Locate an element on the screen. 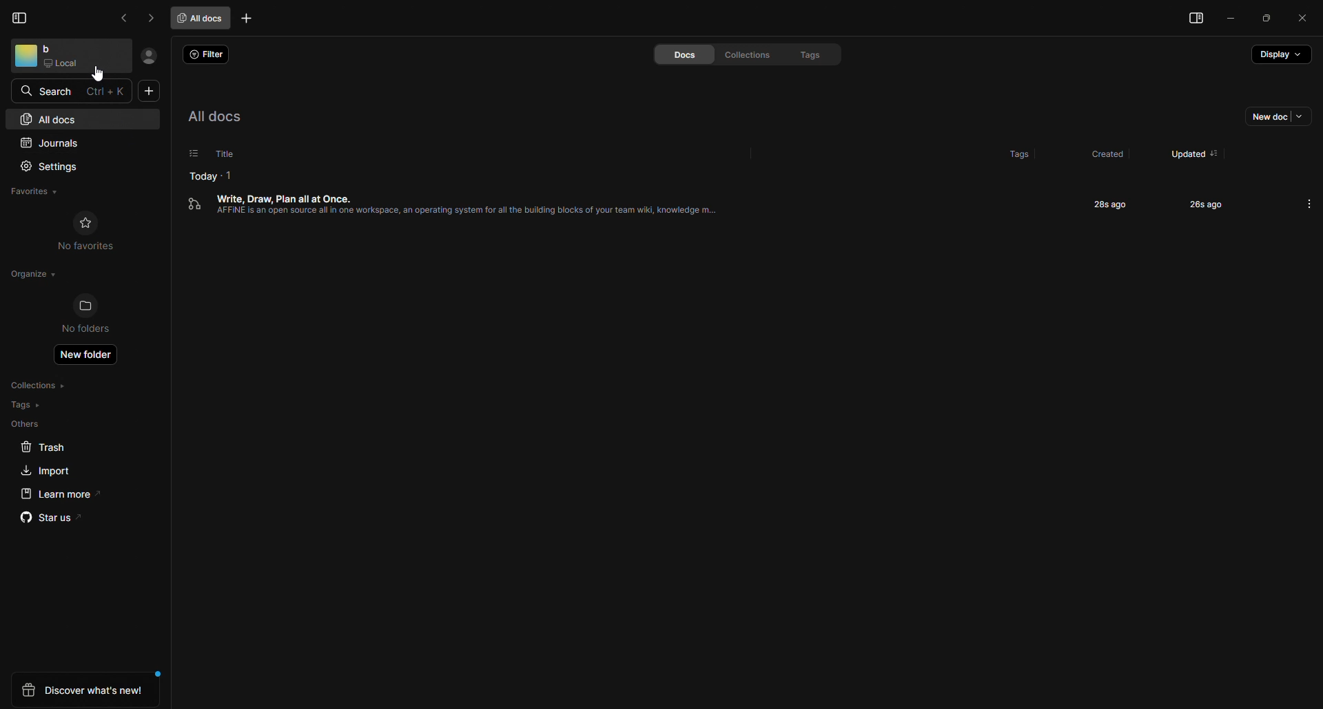 The height and width of the screenshot is (709, 1323). no favorites is located at coordinates (87, 231).